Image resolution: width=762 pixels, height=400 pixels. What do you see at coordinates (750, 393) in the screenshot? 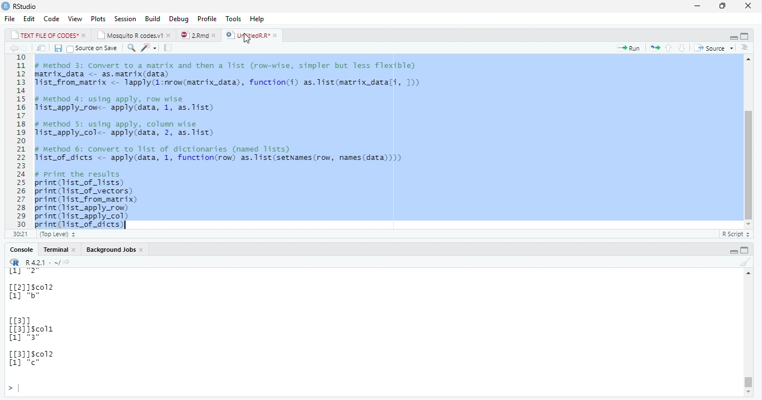
I see `move down` at bounding box center [750, 393].